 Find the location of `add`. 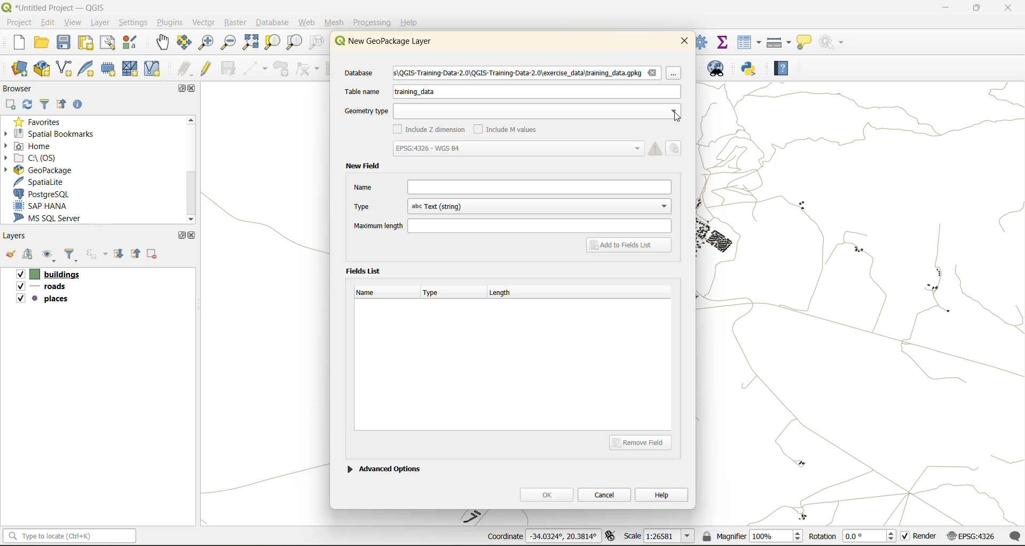

add is located at coordinates (29, 255).